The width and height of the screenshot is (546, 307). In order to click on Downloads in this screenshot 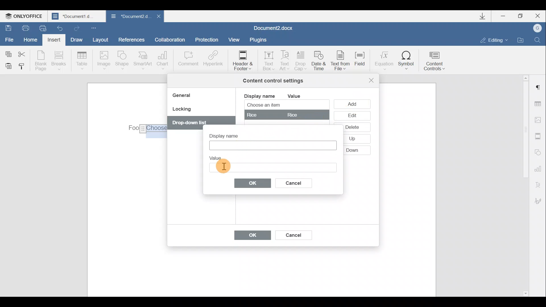, I will do `click(485, 16)`.